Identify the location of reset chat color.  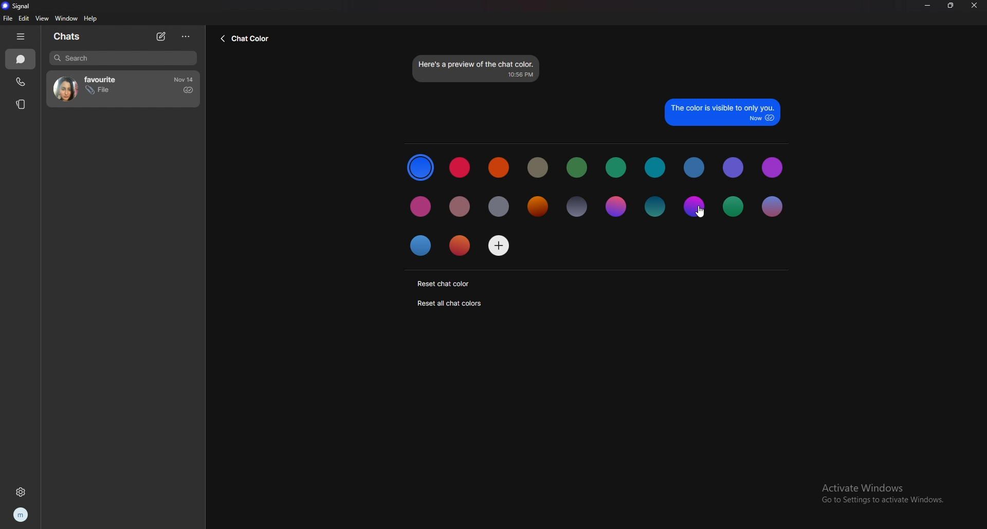
(443, 284).